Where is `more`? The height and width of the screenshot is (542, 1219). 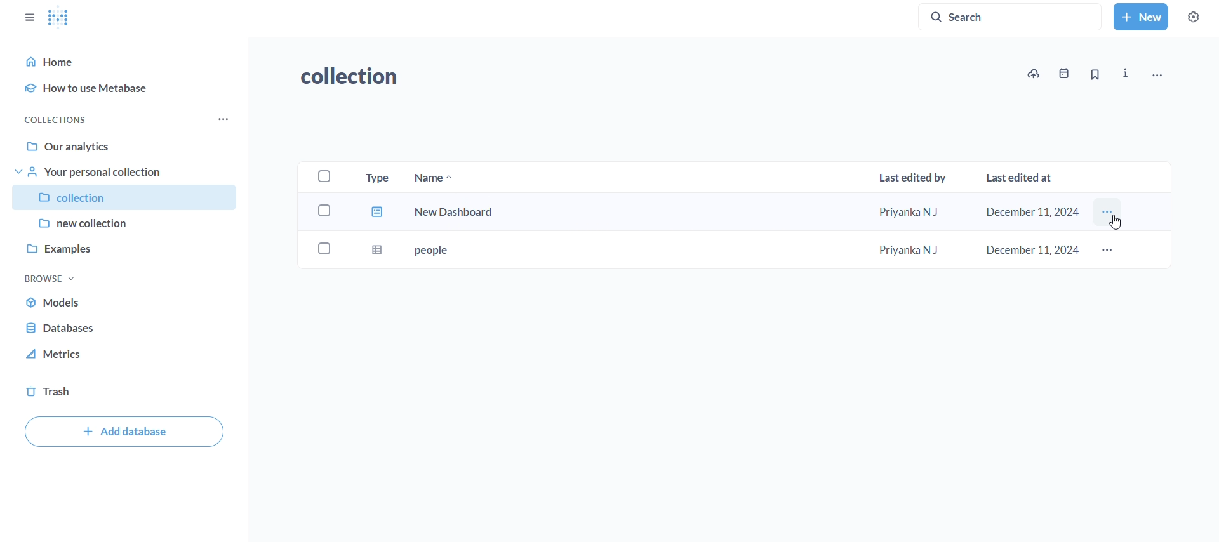 more is located at coordinates (225, 119).